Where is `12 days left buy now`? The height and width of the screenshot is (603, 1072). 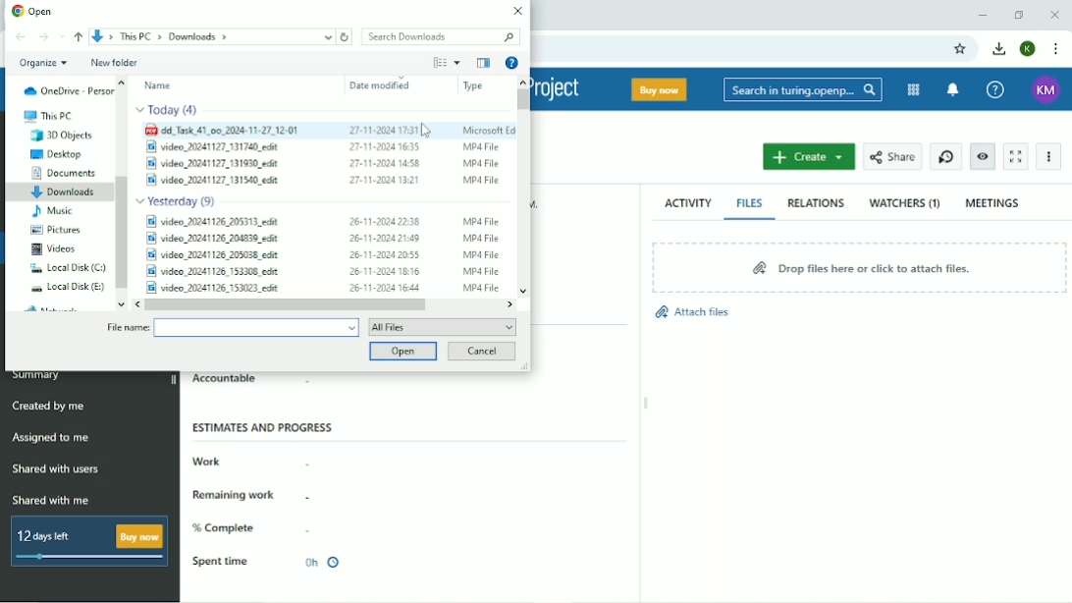 12 days left buy now is located at coordinates (85, 541).